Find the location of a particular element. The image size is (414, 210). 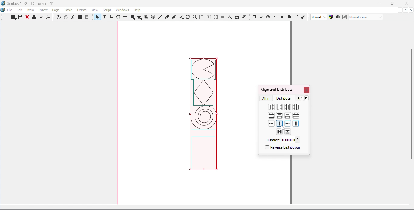

Text frame is located at coordinates (105, 18).